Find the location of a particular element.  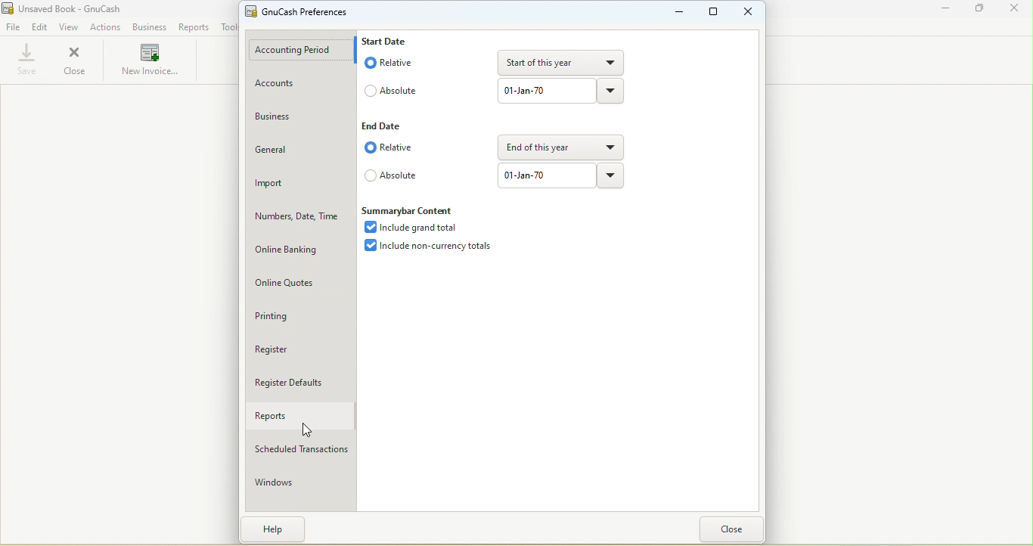

Relative is located at coordinates (392, 61).